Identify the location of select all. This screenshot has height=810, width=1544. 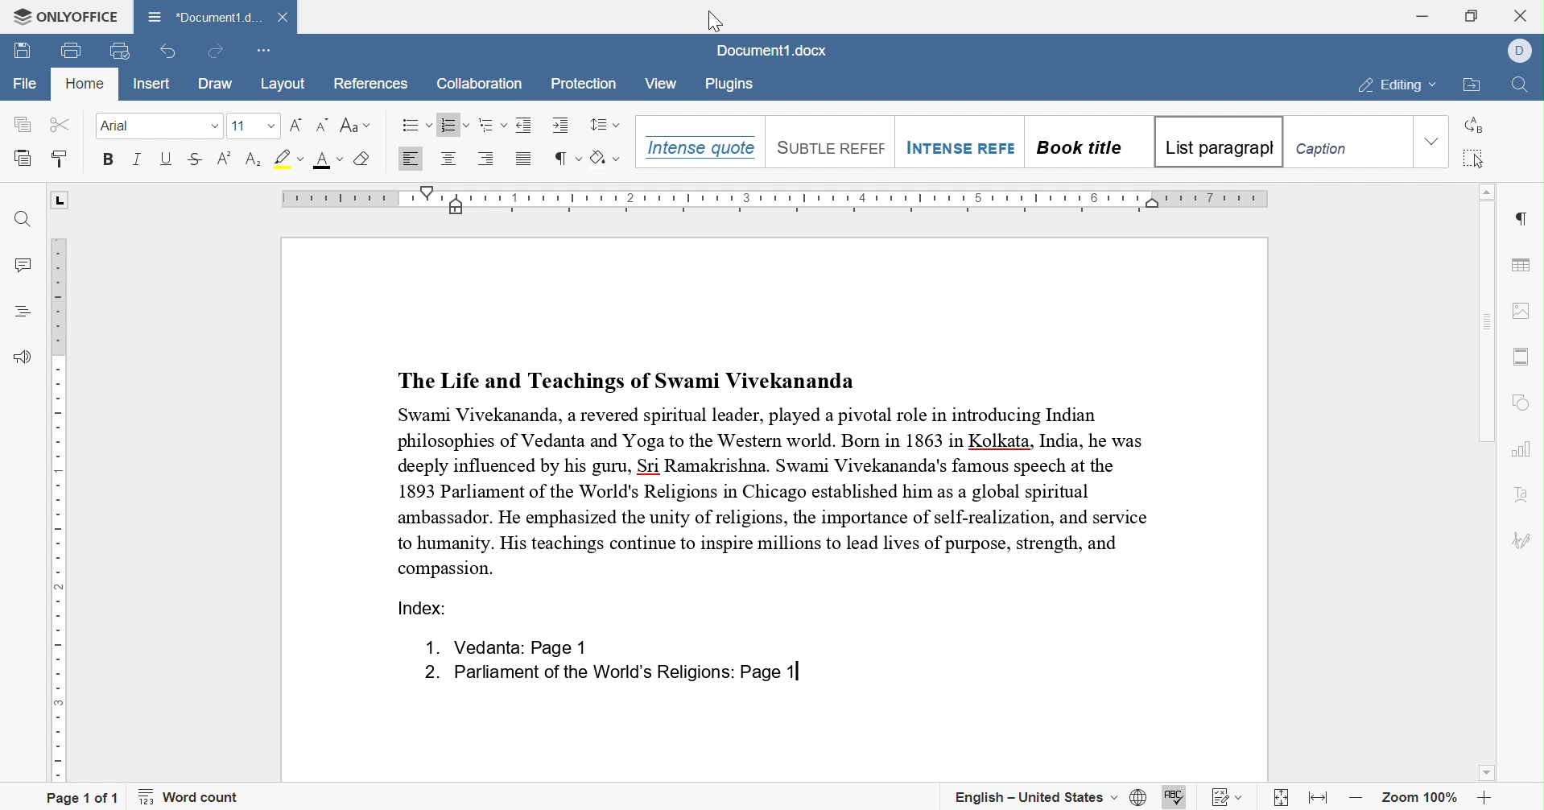
(1473, 159).